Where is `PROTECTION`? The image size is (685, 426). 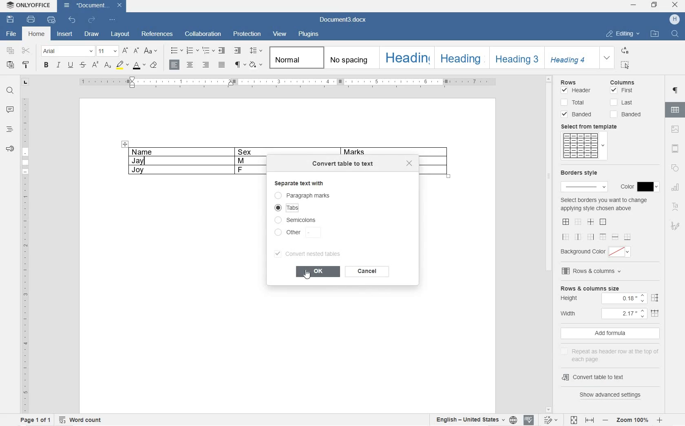
PROTECTION is located at coordinates (247, 35).